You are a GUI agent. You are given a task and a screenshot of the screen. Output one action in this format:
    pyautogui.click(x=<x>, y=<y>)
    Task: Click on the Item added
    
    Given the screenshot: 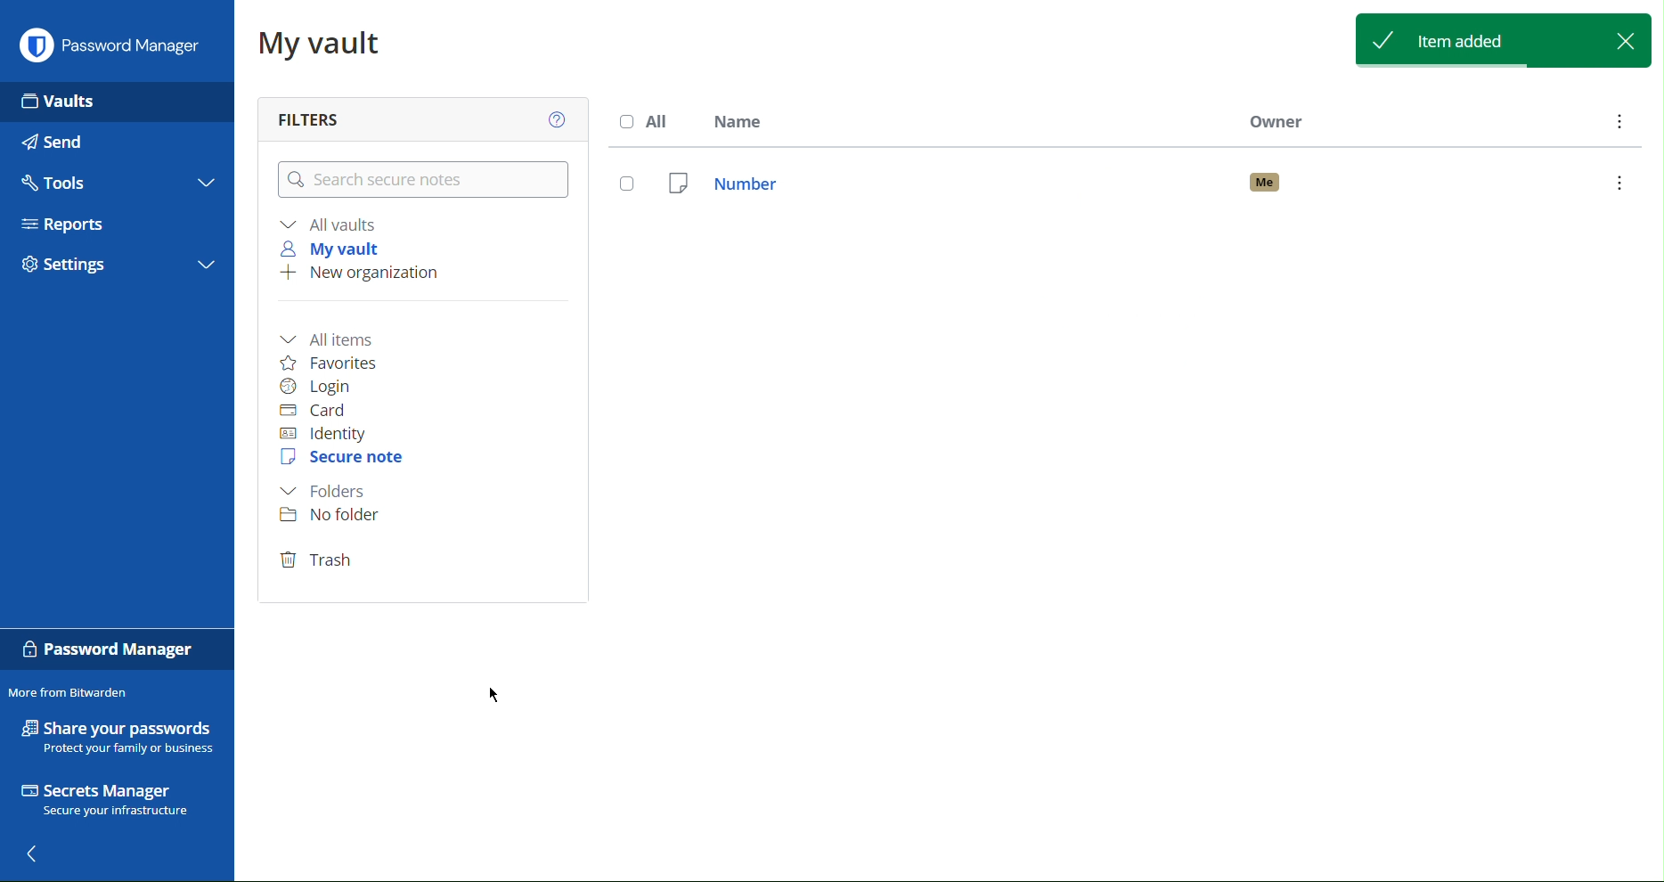 What is the action you would take?
    pyautogui.click(x=1502, y=37)
    